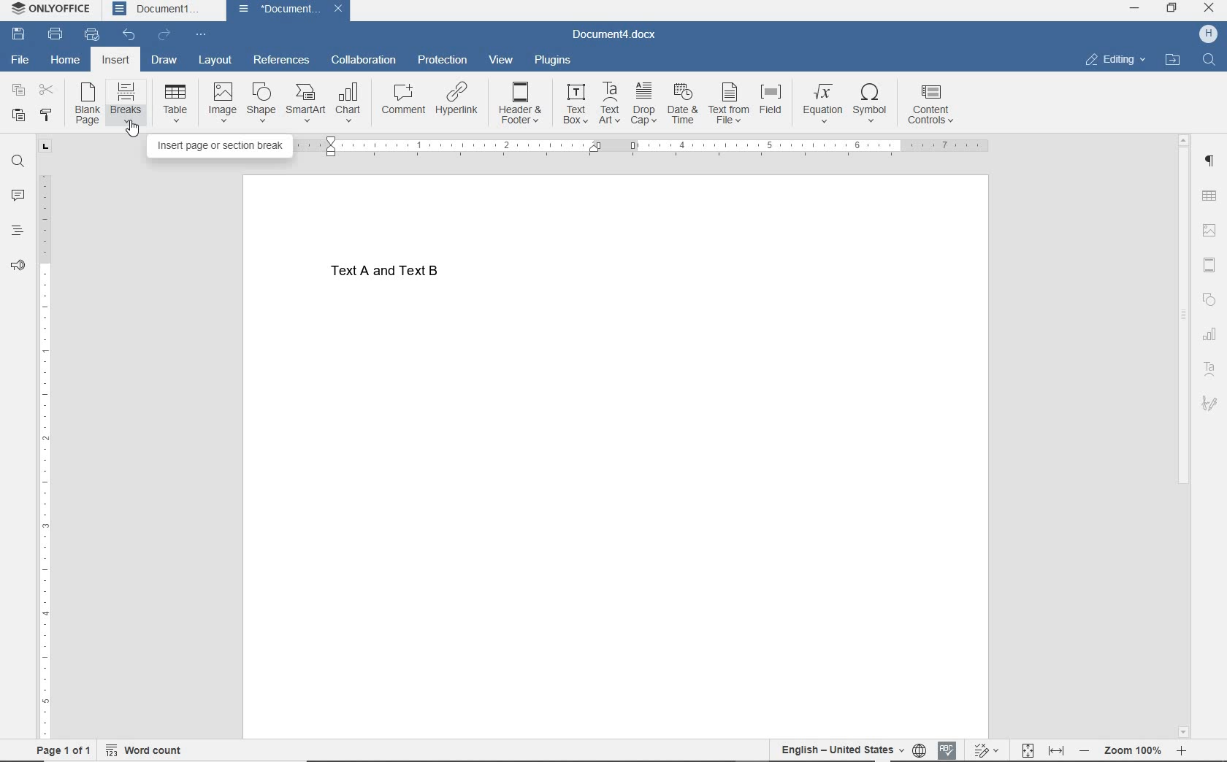 The width and height of the screenshot is (1227, 762). What do you see at coordinates (16, 161) in the screenshot?
I see `FIND` at bounding box center [16, 161].